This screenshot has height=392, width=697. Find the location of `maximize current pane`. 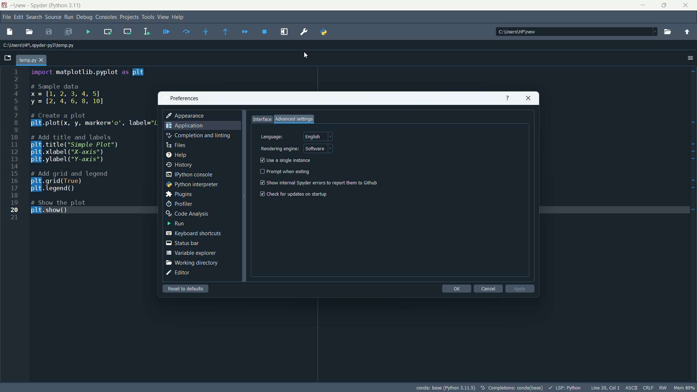

maximize current pane is located at coordinates (284, 32).